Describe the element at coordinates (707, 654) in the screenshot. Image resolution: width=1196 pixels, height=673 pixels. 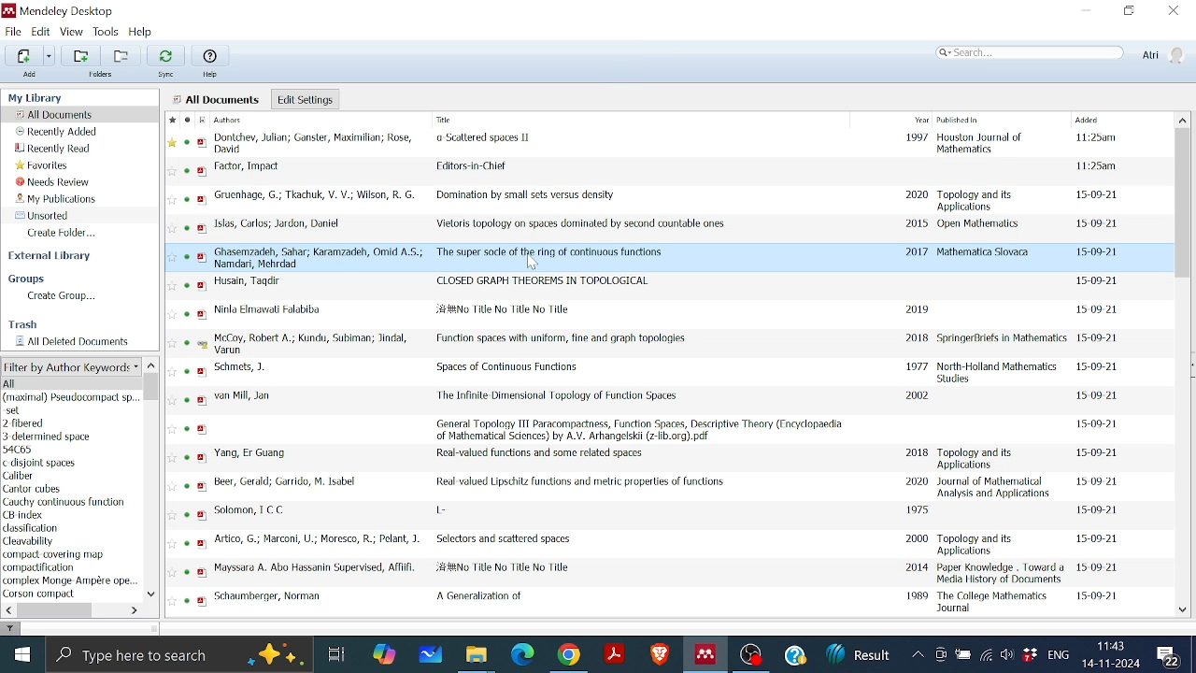
I see `Mendeley` at that location.